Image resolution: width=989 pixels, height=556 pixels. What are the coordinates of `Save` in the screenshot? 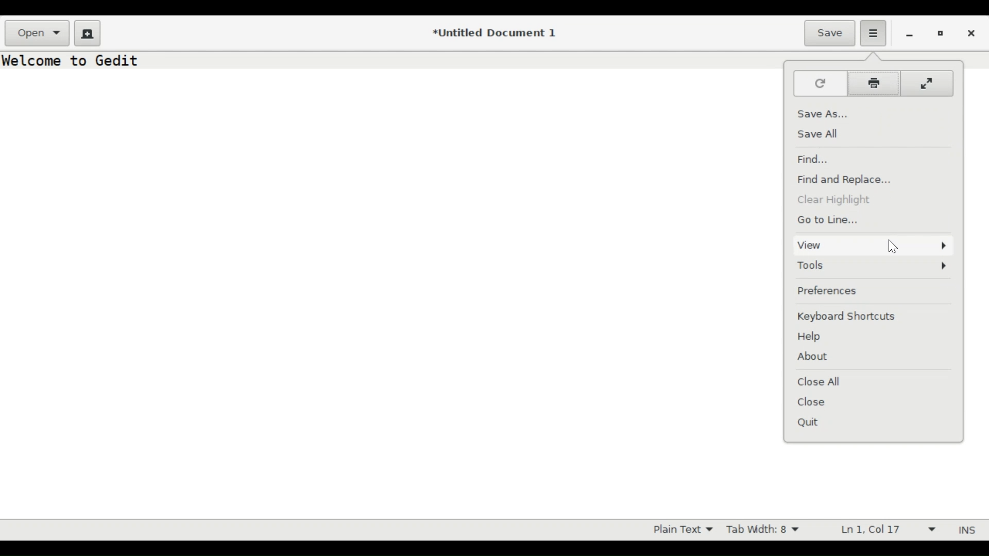 It's located at (830, 32).